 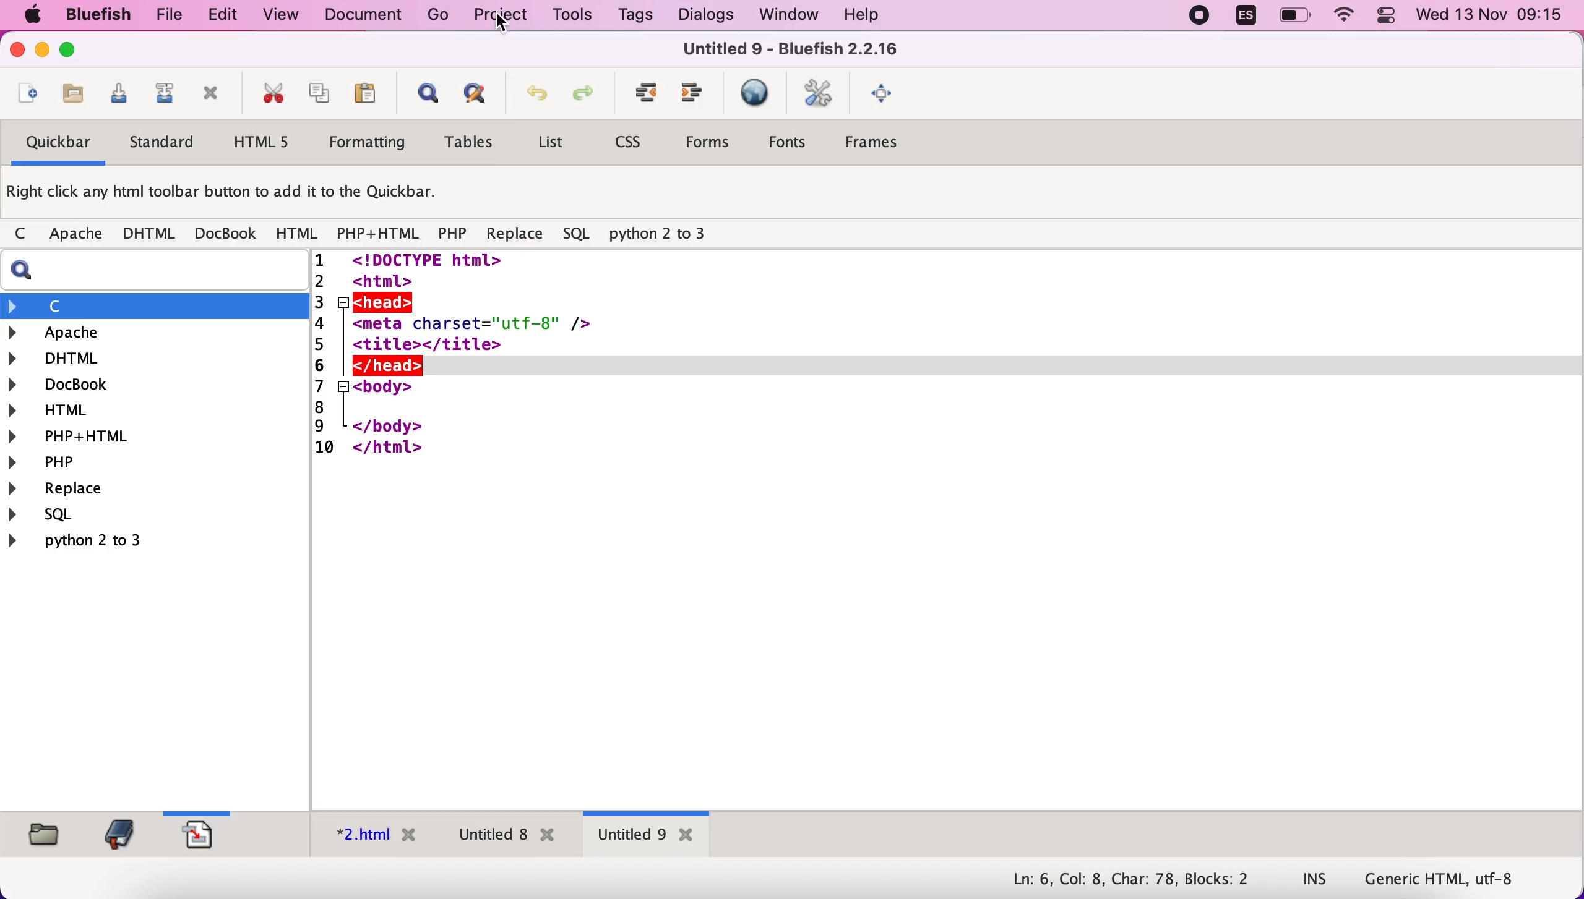 I want to click on edit, so click(x=217, y=15).